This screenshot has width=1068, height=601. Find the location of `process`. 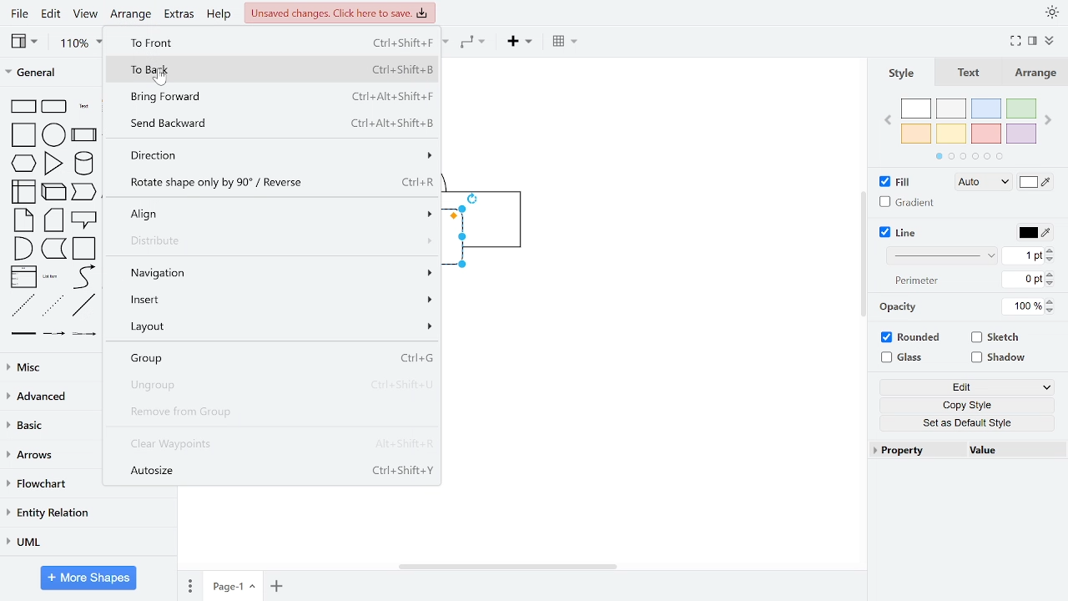

process is located at coordinates (83, 136).